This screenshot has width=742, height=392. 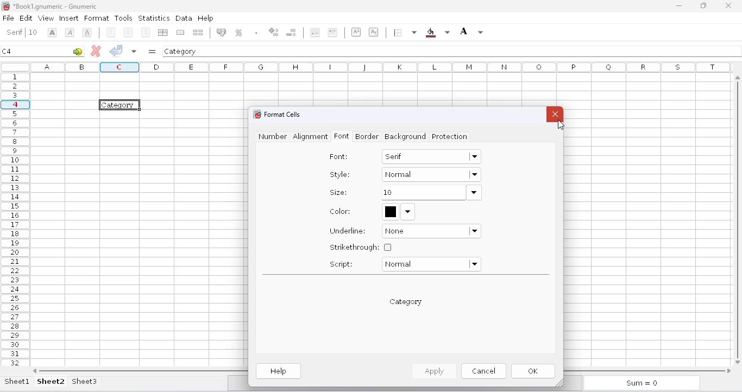 I want to click on underline:, so click(x=348, y=231).